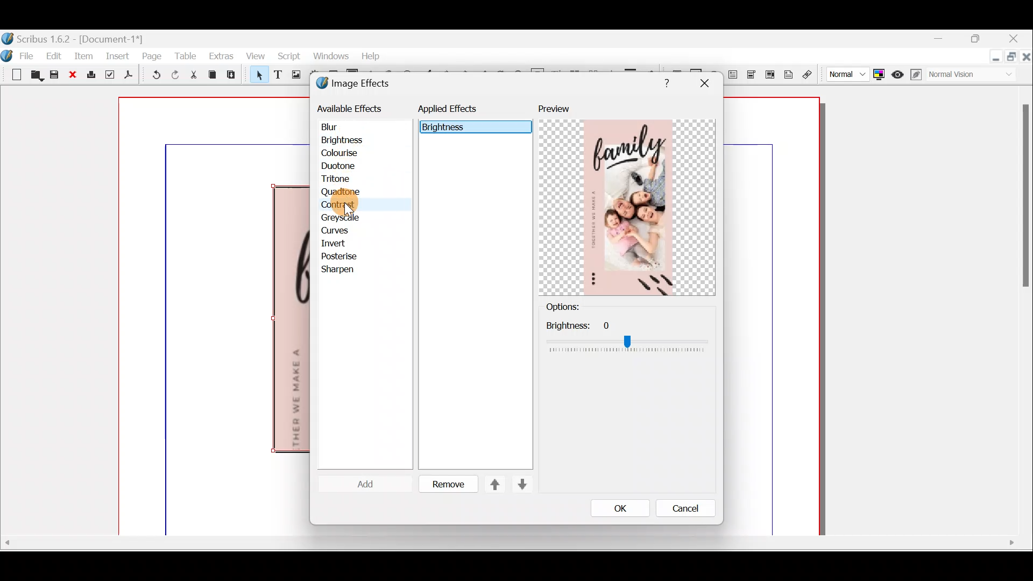 This screenshot has height=581, width=1033. I want to click on Preview mode, so click(898, 72).